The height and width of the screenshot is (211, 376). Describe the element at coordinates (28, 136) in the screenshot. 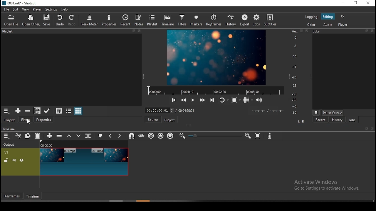

I see `copy` at that location.